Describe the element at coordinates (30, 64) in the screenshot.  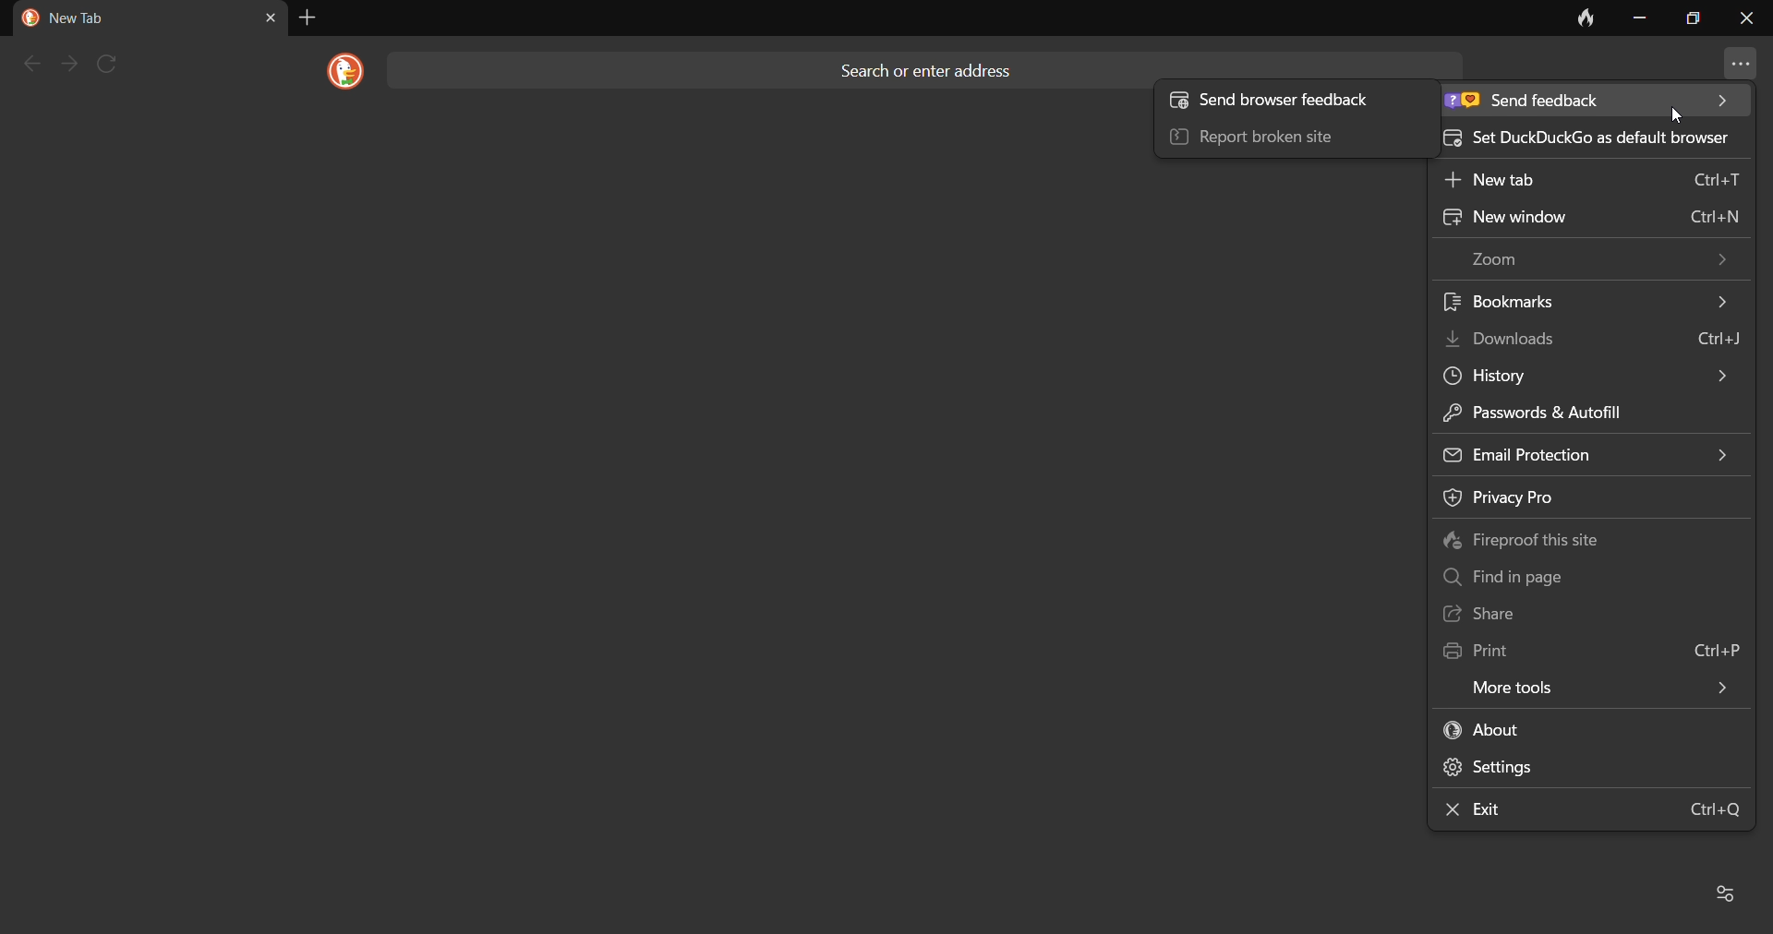
I see `back` at that location.